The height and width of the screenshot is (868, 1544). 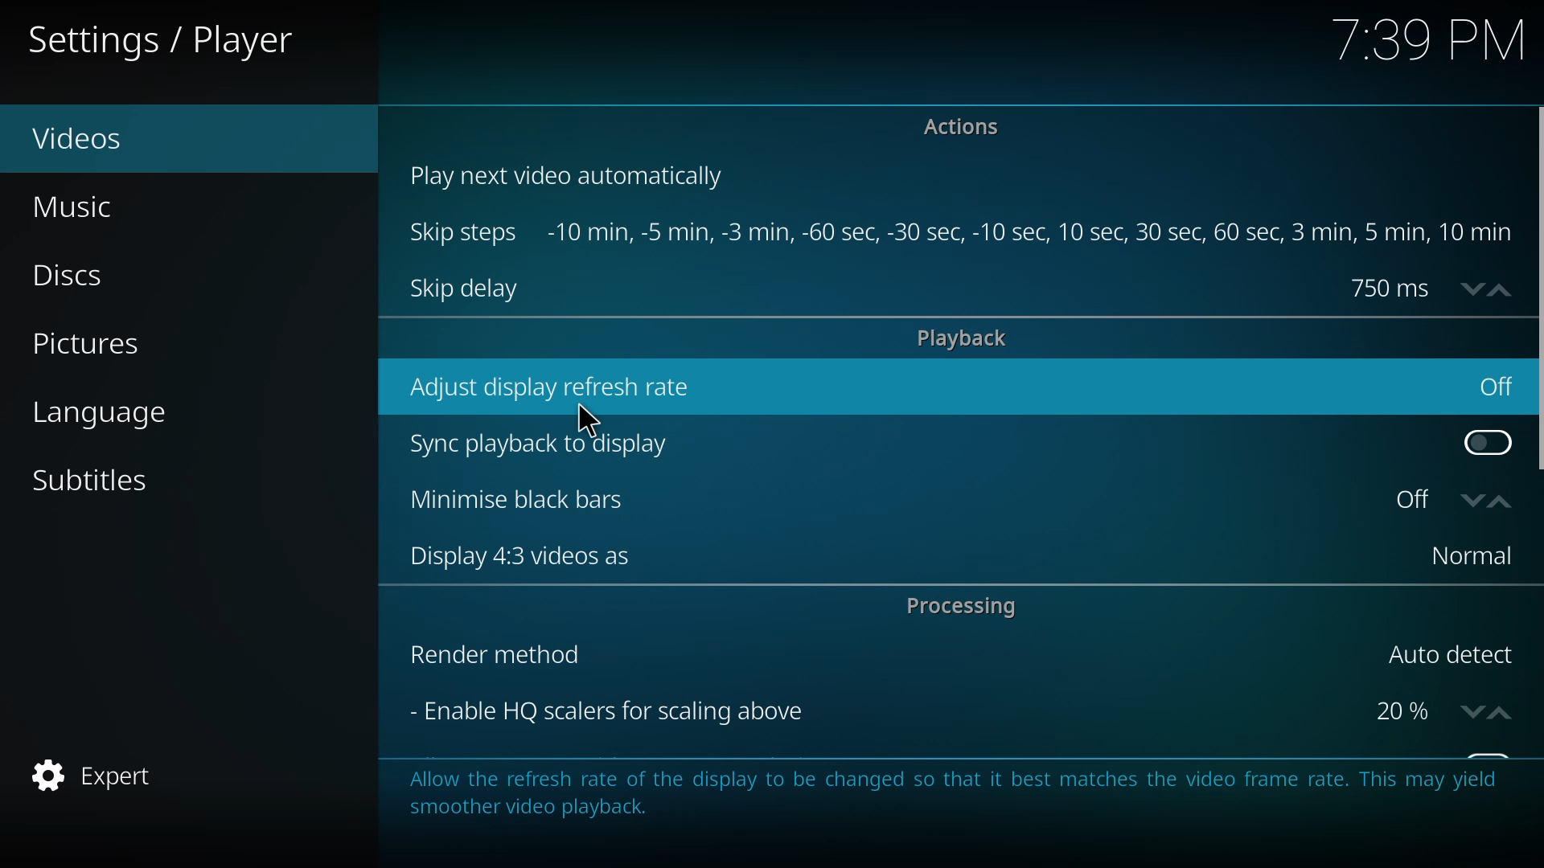 What do you see at coordinates (88, 138) in the screenshot?
I see `videos` at bounding box center [88, 138].